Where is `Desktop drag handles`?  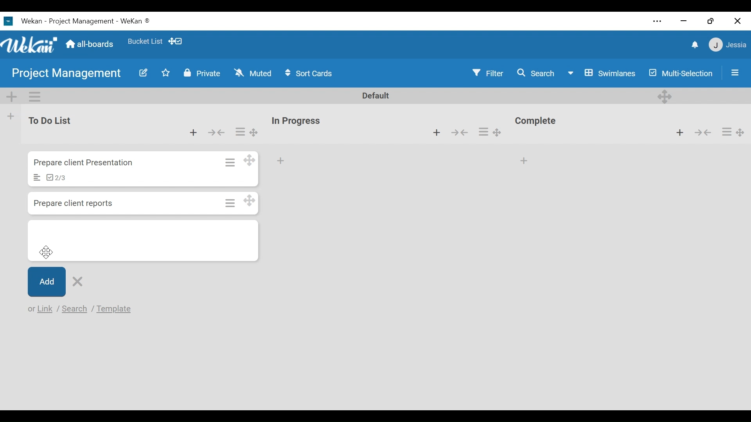 Desktop drag handles is located at coordinates (253, 132).